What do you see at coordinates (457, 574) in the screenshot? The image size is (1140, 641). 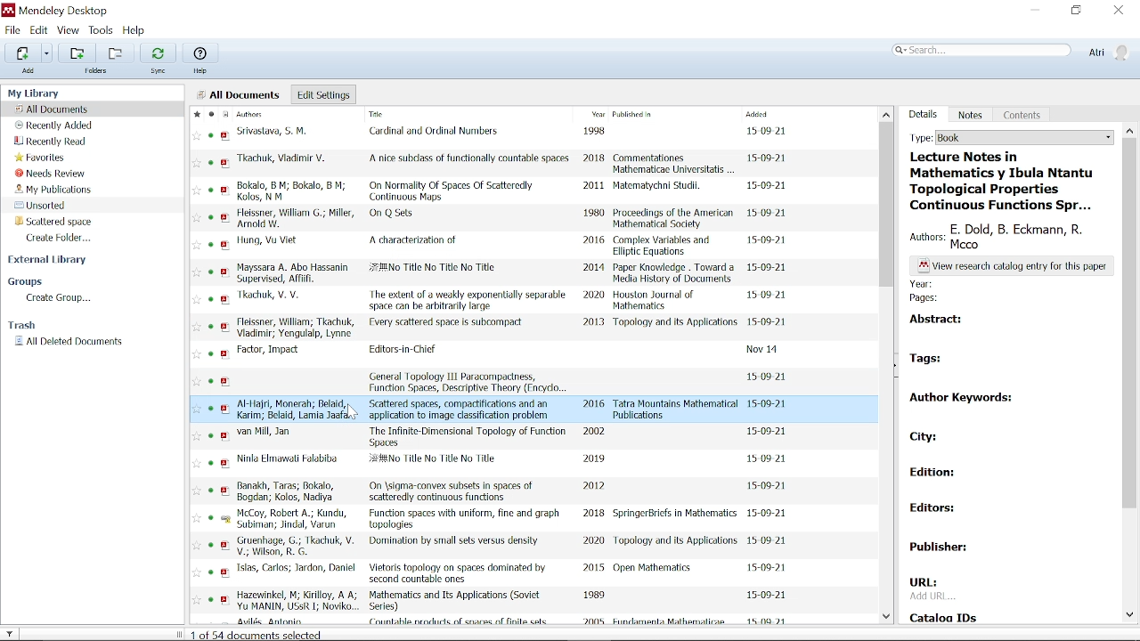 I see `title` at bounding box center [457, 574].